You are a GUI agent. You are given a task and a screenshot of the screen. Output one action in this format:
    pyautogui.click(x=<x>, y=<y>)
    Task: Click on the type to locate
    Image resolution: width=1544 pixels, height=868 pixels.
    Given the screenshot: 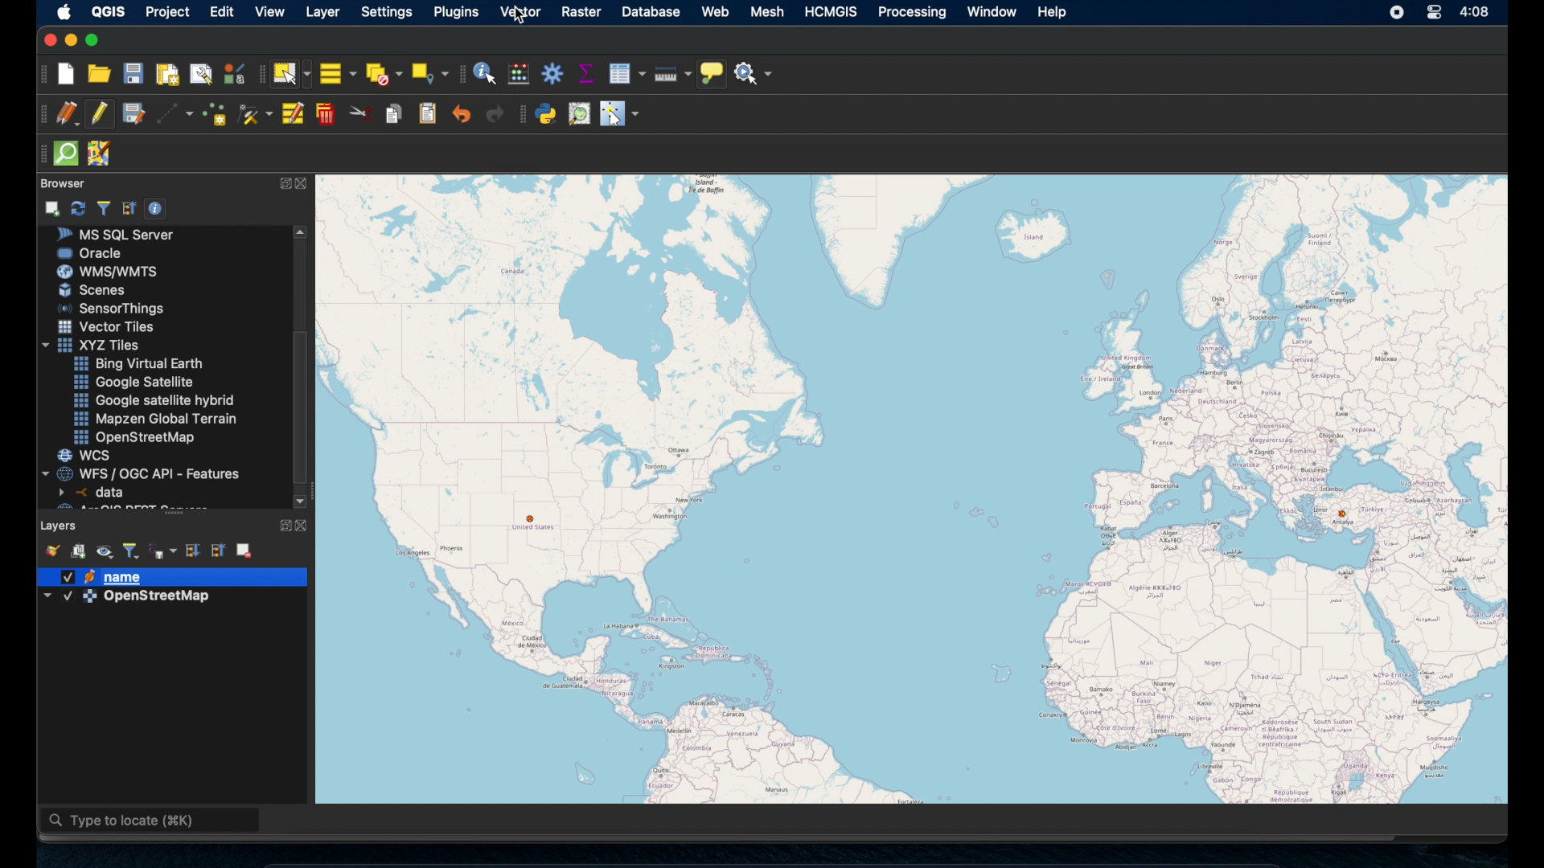 What is the action you would take?
    pyautogui.click(x=152, y=822)
    